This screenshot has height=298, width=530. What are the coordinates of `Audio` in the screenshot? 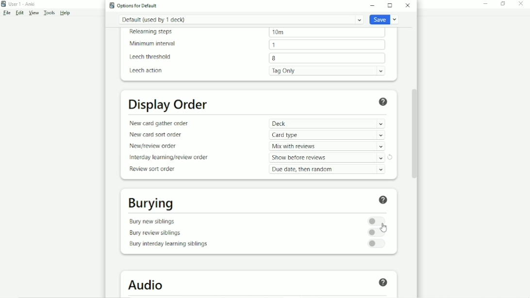 It's located at (148, 285).